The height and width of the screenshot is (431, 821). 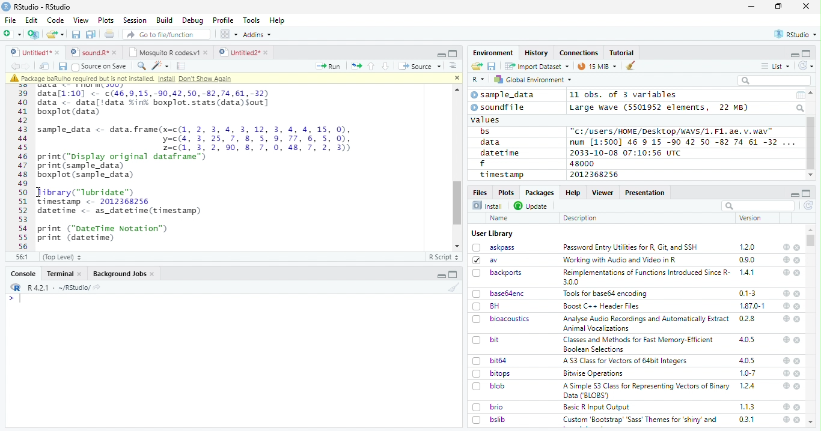 What do you see at coordinates (798, 374) in the screenshot?
I see `close` at bounding box center [798, 374].